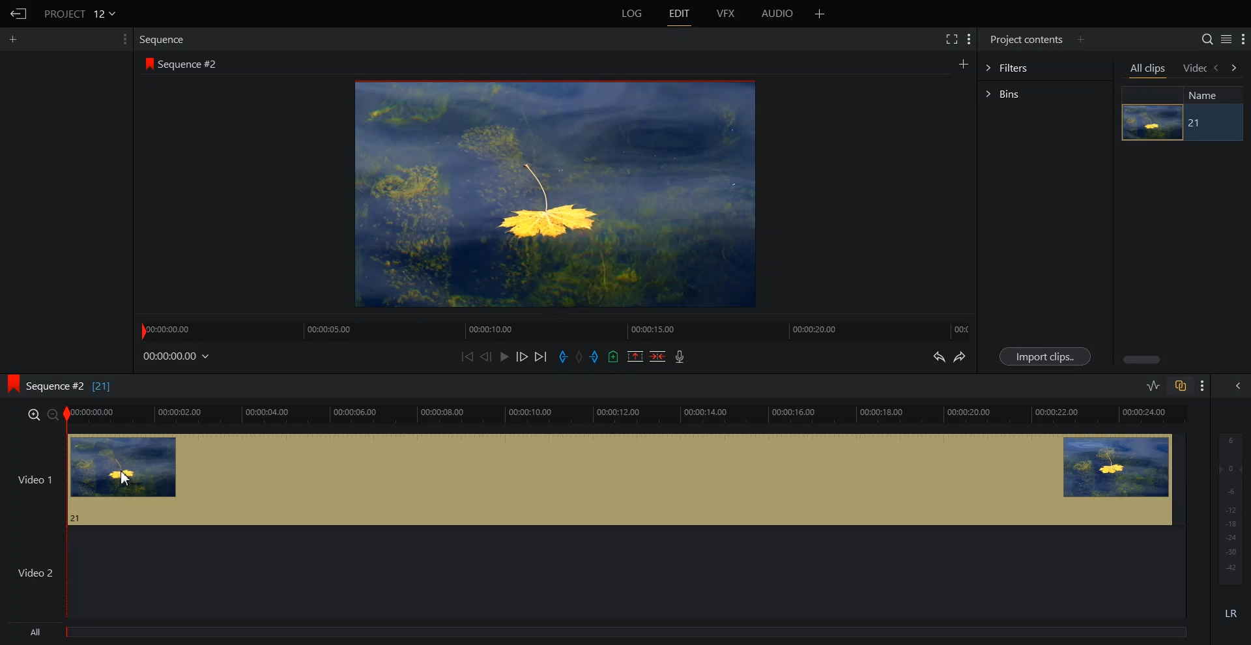 This screenshot has width=1251, height=645. What do you see at coordinates (1044, 66) in the screenshot?
I see `Filters` at bounding box center [1044, 66].